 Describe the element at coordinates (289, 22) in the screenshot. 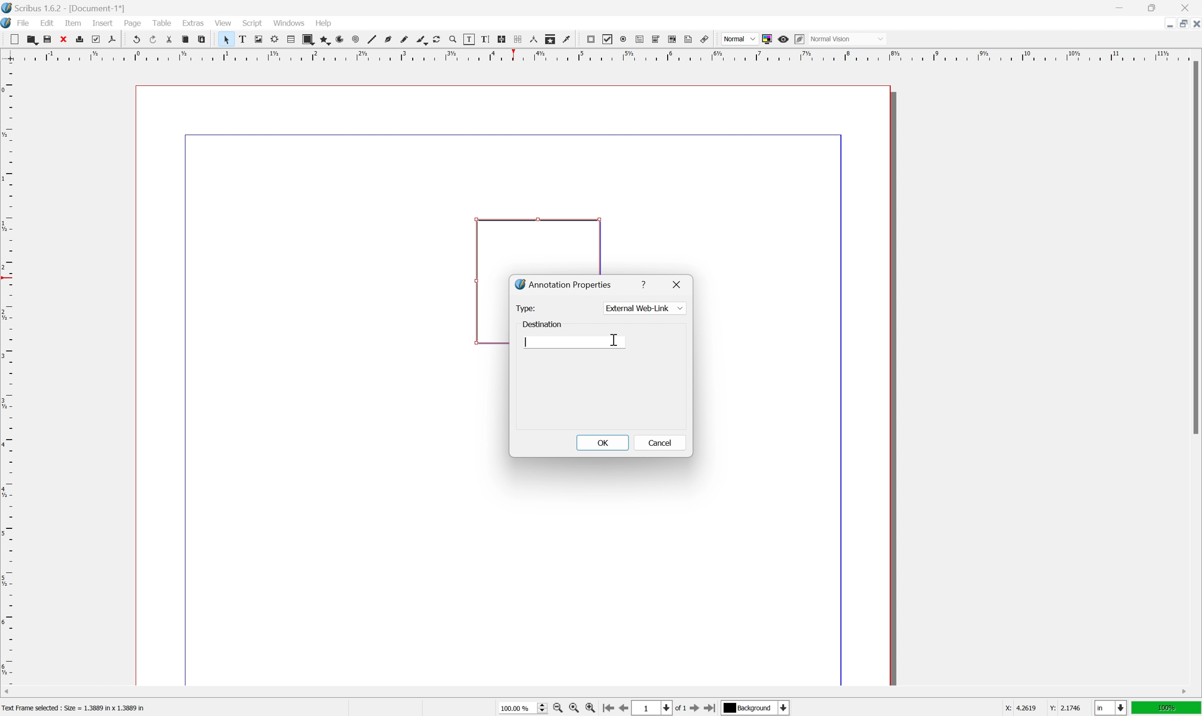

I see `windows` at that location.